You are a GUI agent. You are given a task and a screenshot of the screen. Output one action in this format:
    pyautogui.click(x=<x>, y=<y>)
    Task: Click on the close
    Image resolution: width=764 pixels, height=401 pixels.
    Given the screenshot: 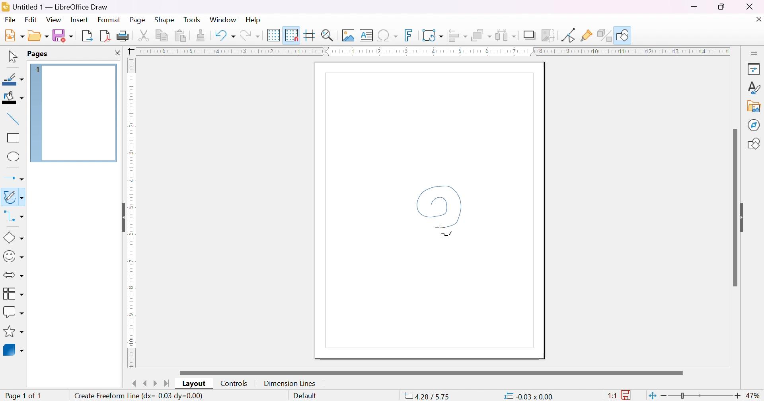 What is the action you would take?
    pyautogui.click(x=749, y=6)
    